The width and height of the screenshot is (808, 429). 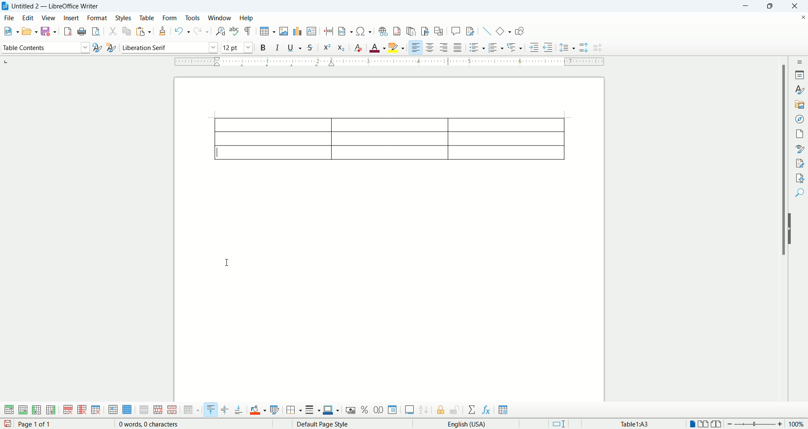 I want to click on insert image, so click(x=284, y=31).